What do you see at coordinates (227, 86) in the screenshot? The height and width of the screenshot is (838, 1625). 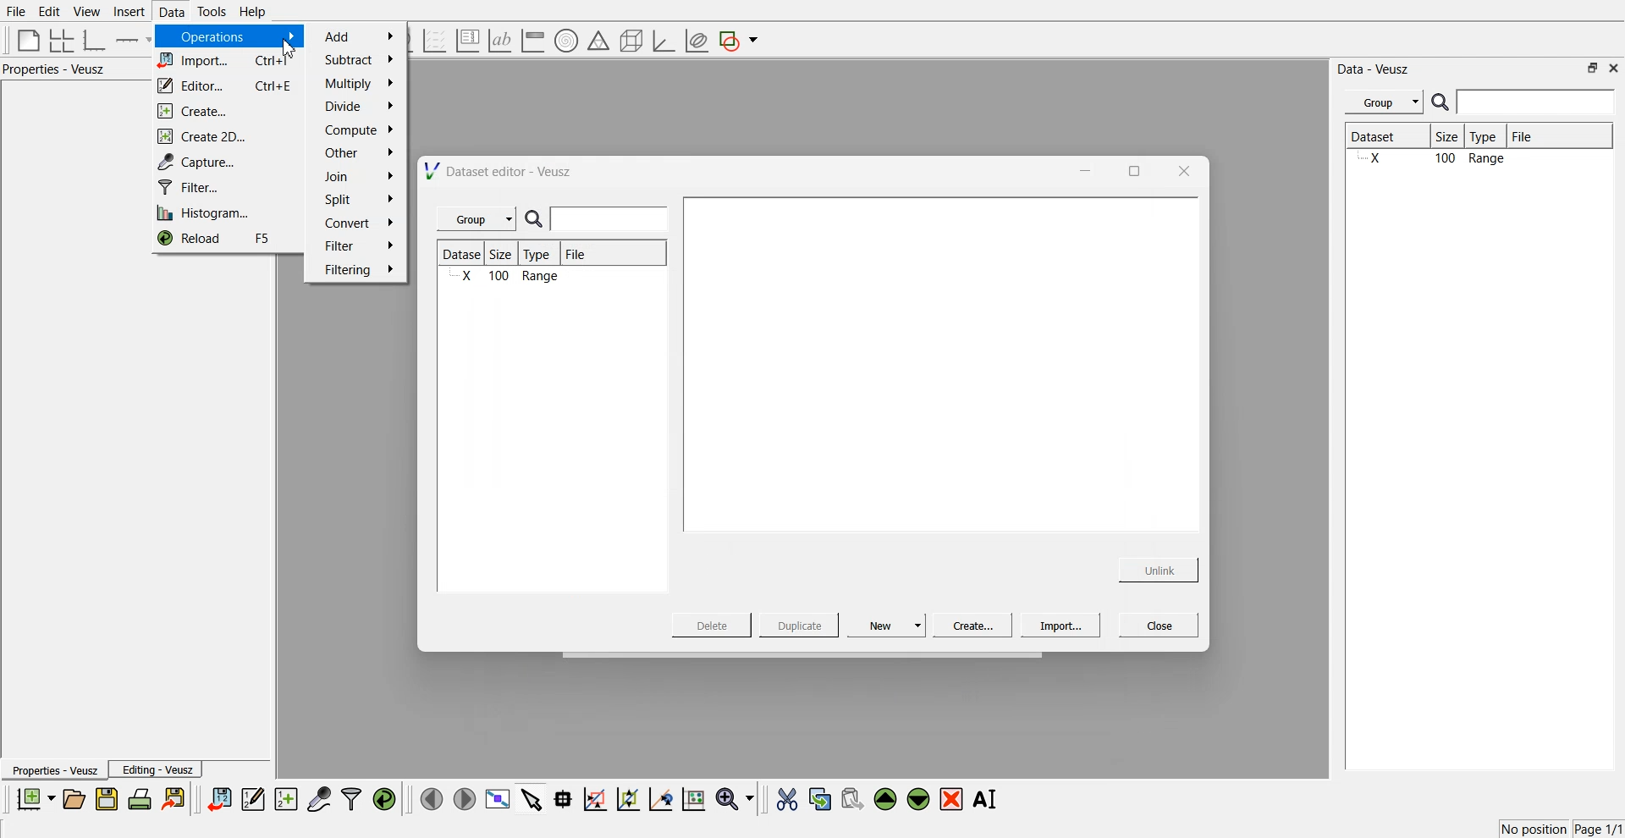 I see `Editor. Ctrl+E` at bounding box center [227, 86].